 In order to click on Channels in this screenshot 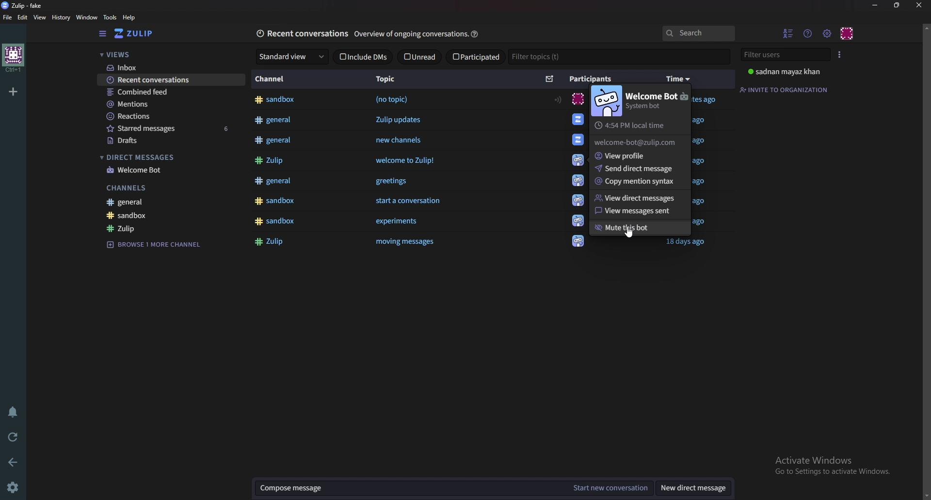, I will do `click(172, 187)`.